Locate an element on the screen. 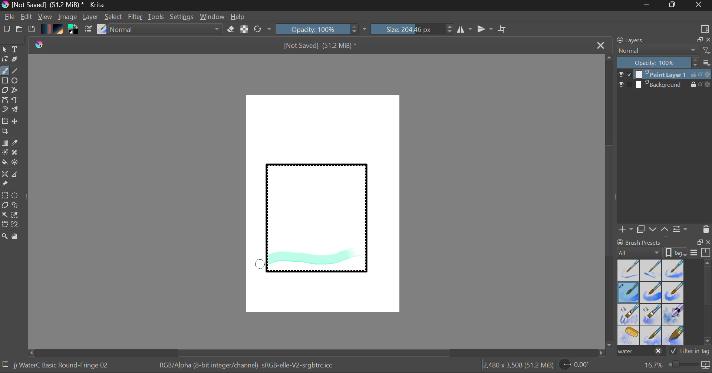 This screenshot has height=373, width=712. Document Dimensions is located at coordinates (518, 366).